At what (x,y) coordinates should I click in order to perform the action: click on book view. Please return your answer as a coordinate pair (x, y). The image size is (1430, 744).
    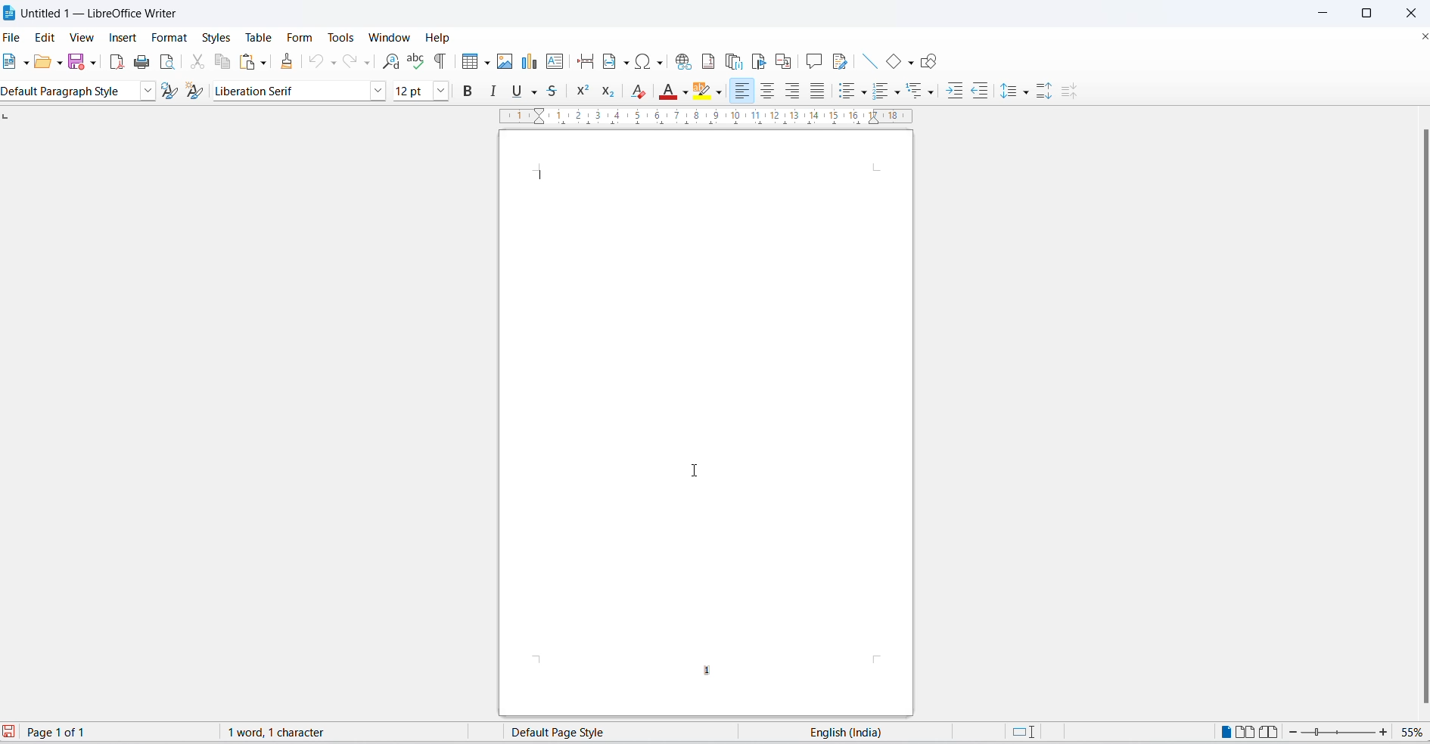
    Looking at the image, I should click on (1273, 733).